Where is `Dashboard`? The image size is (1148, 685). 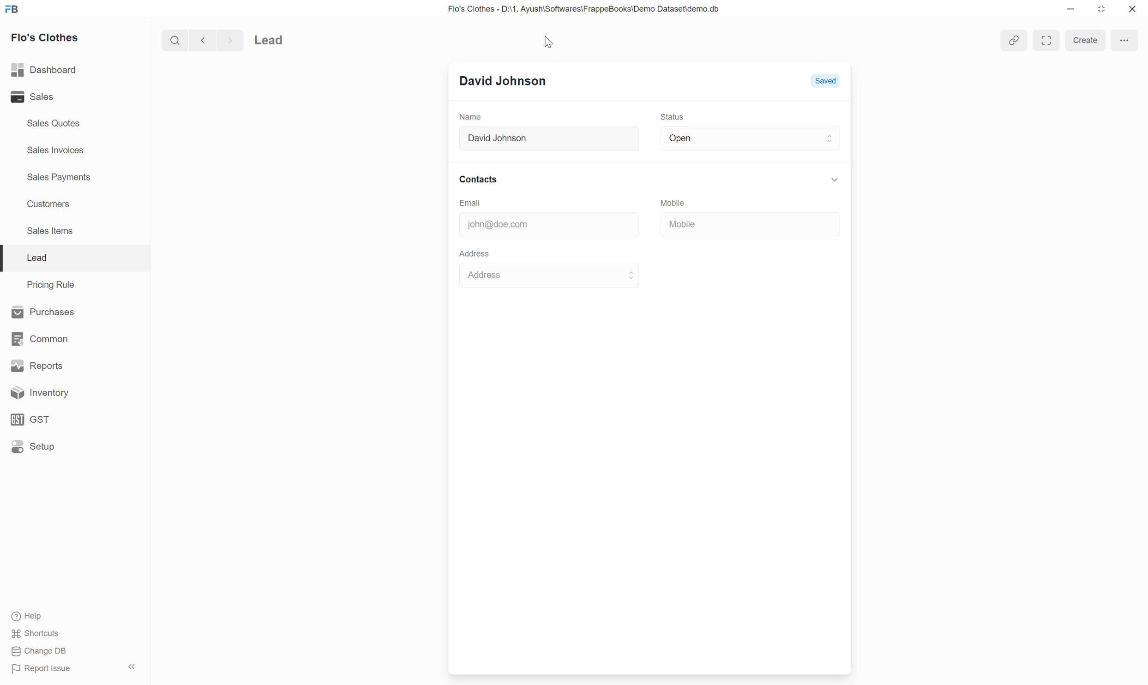
Dashboard is located at coordinates (44, 71).